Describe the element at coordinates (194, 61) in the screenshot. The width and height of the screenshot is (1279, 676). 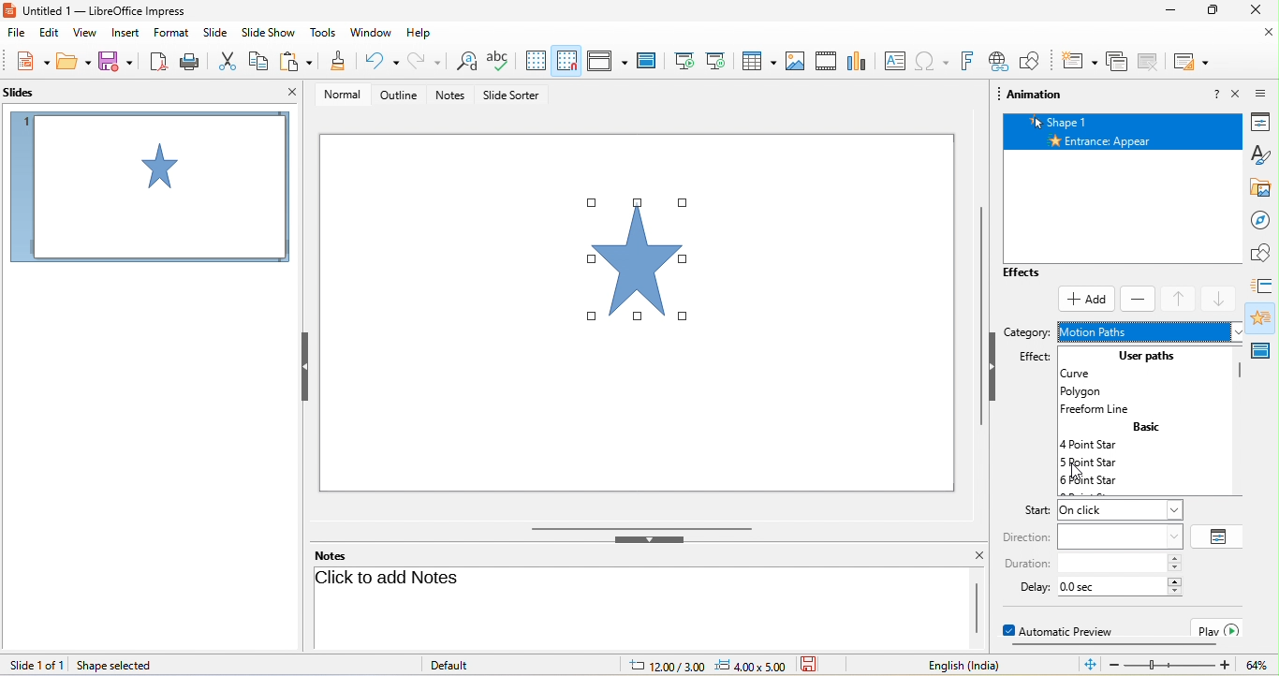
I see `print` at that location.